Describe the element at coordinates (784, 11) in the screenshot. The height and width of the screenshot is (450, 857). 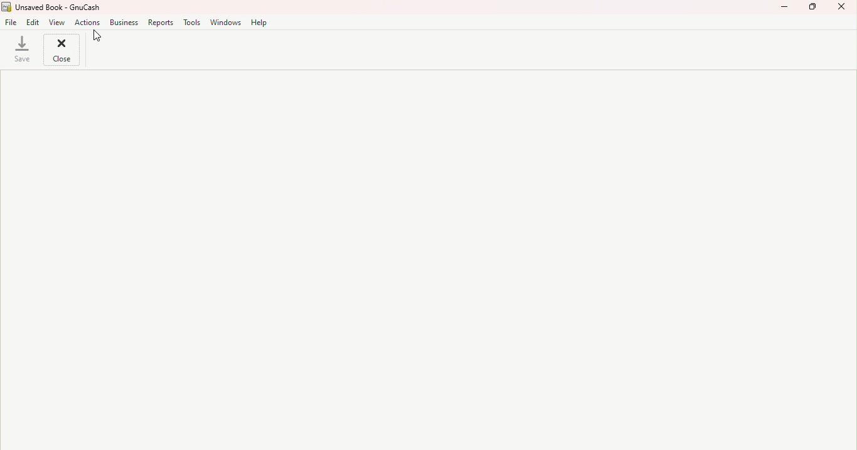
I see `Minimize` at that location.